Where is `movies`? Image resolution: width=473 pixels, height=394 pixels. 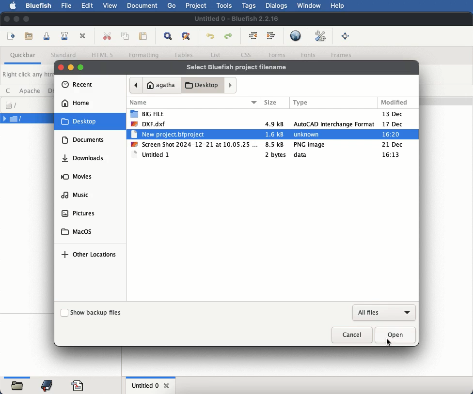 movies is located at coordinates (76, 178).